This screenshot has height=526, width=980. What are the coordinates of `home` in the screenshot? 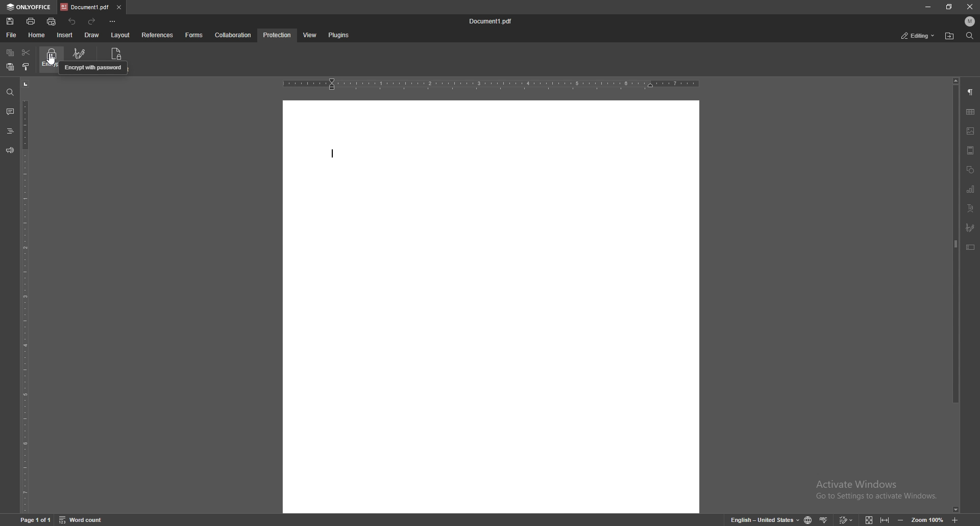 It's located at (36, 35).